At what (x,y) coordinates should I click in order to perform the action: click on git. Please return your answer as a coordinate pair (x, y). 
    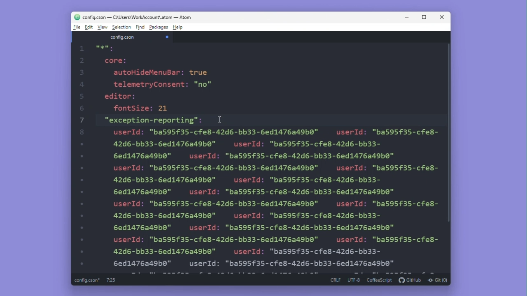
    Looking at the image, I should click on (438, 280).